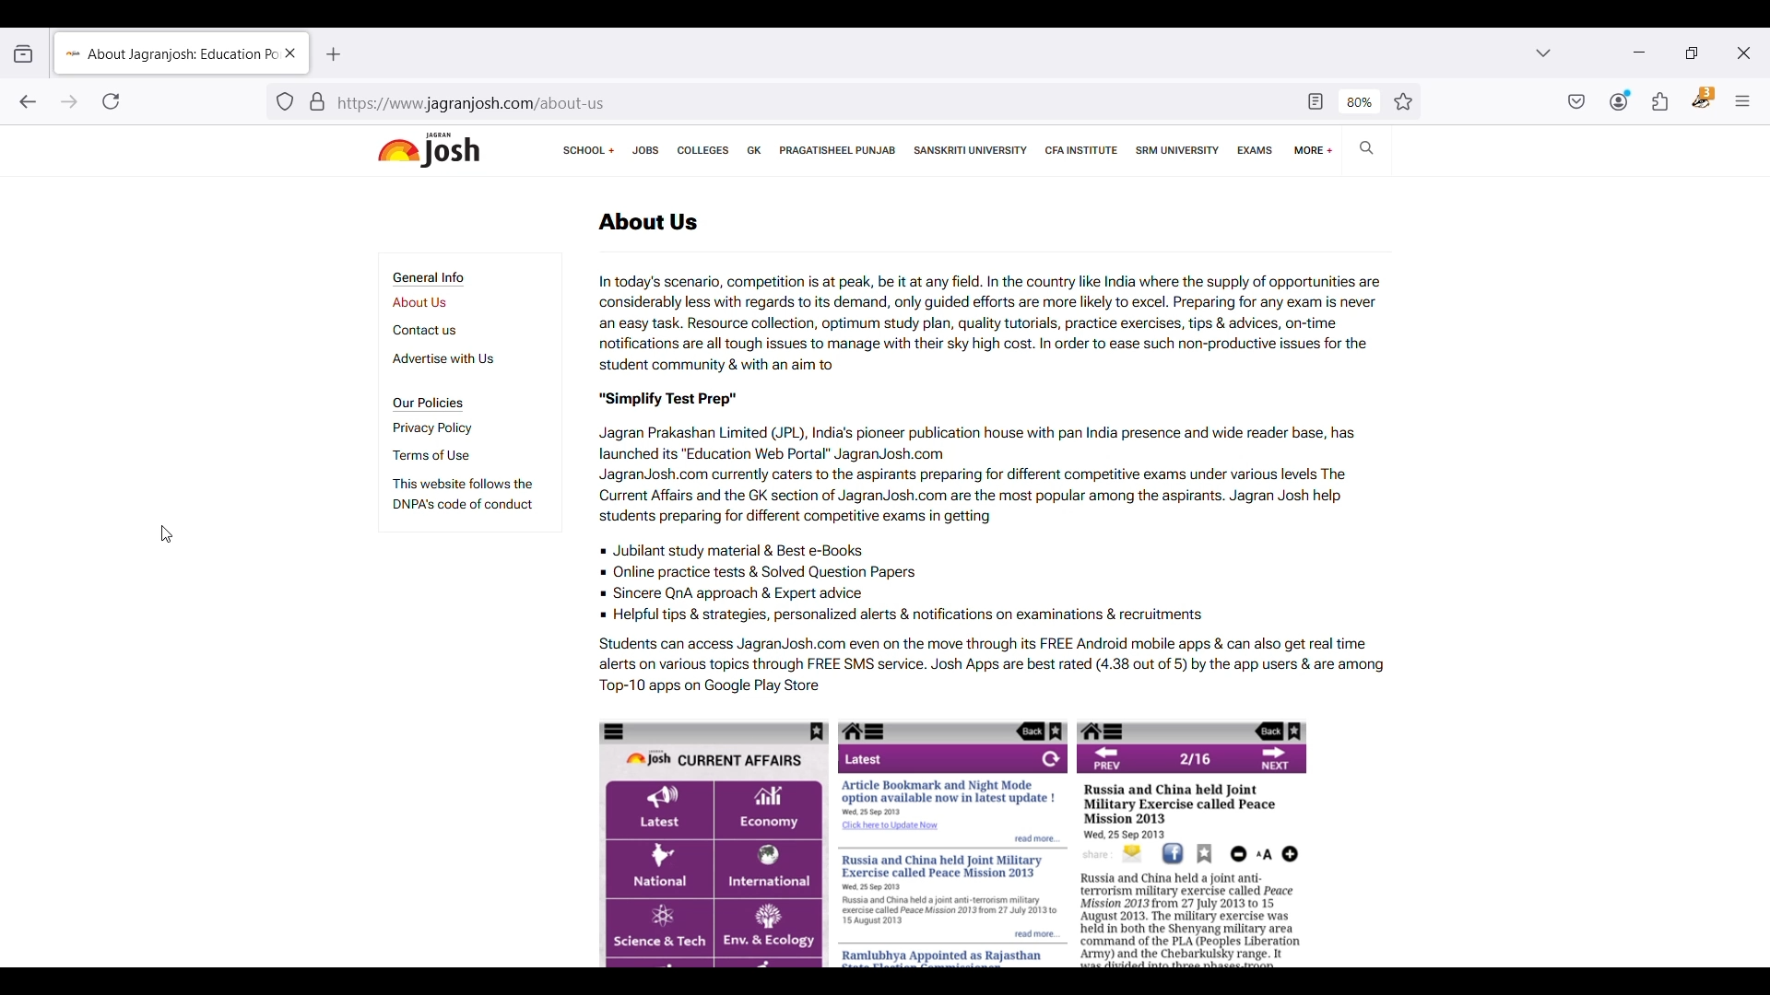 Image resolution: width=1770 pixels, height=995 pixels. What do you see at coordinates (1621, 100) in the screenshot?
I see `Account` at bounding box center [1621, 100].